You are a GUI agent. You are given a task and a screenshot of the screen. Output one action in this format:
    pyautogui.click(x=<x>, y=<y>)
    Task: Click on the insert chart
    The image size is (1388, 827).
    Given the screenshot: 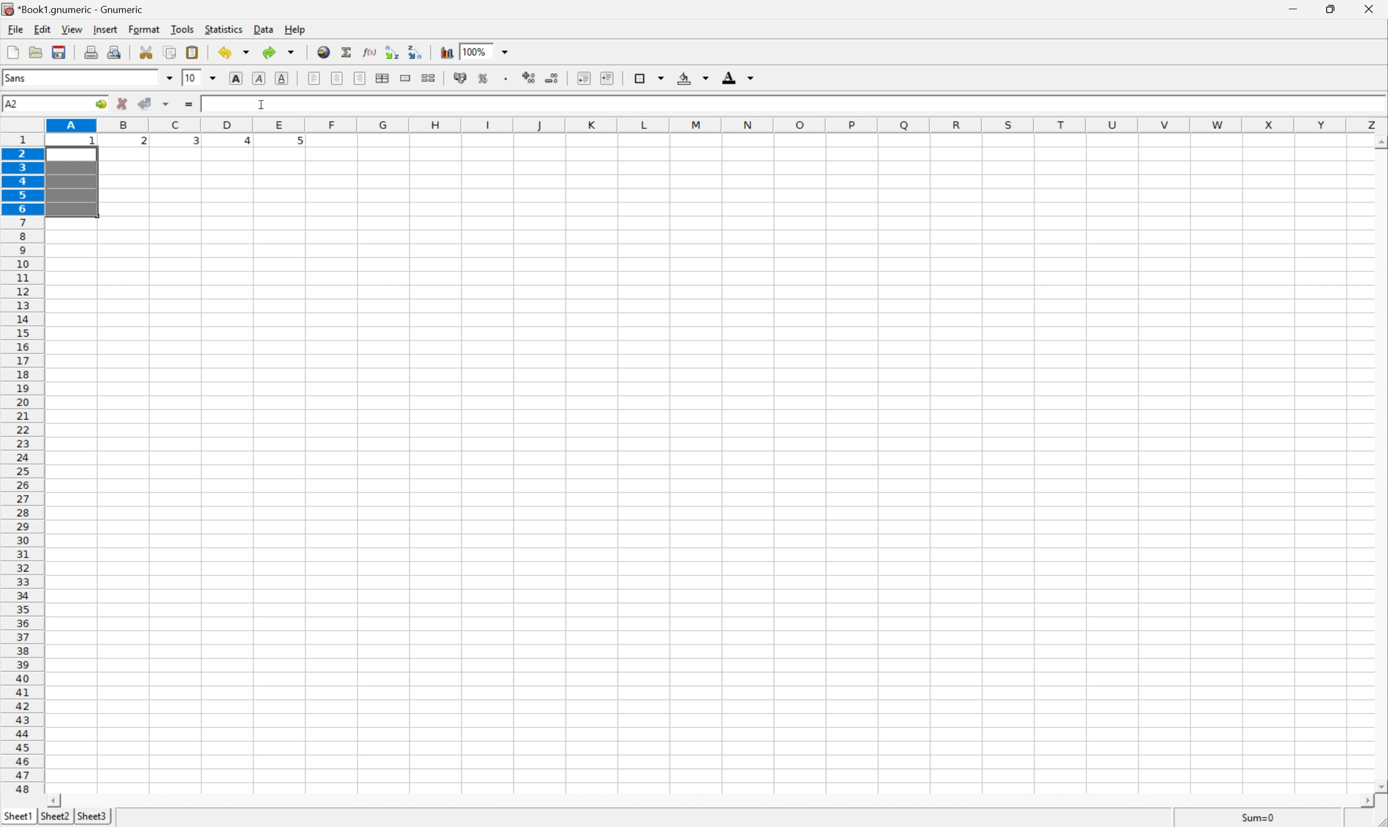 What is the action you would take?
    pyautogui.click(x=447, y=52)
    